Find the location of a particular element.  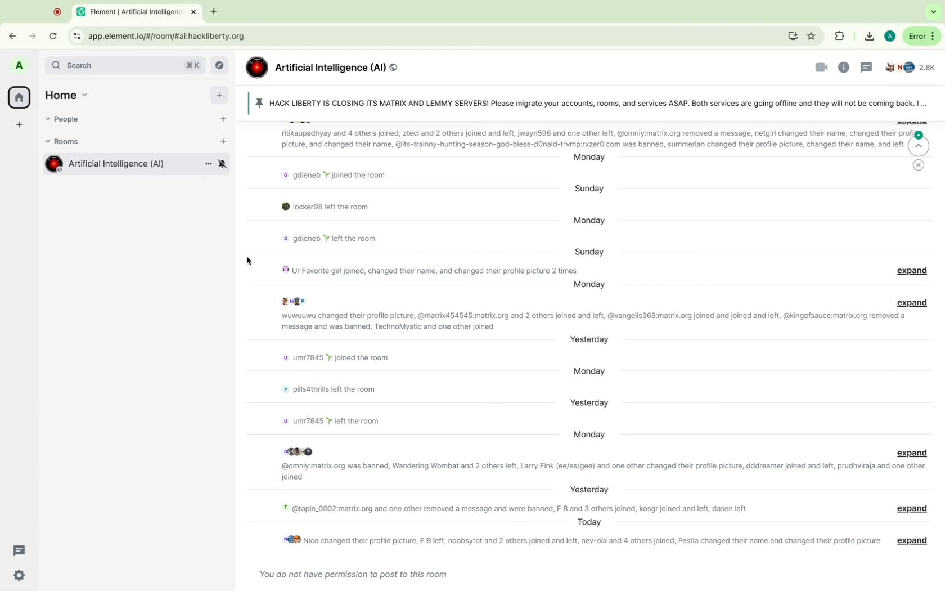

day is located at coordinates (590, 370).